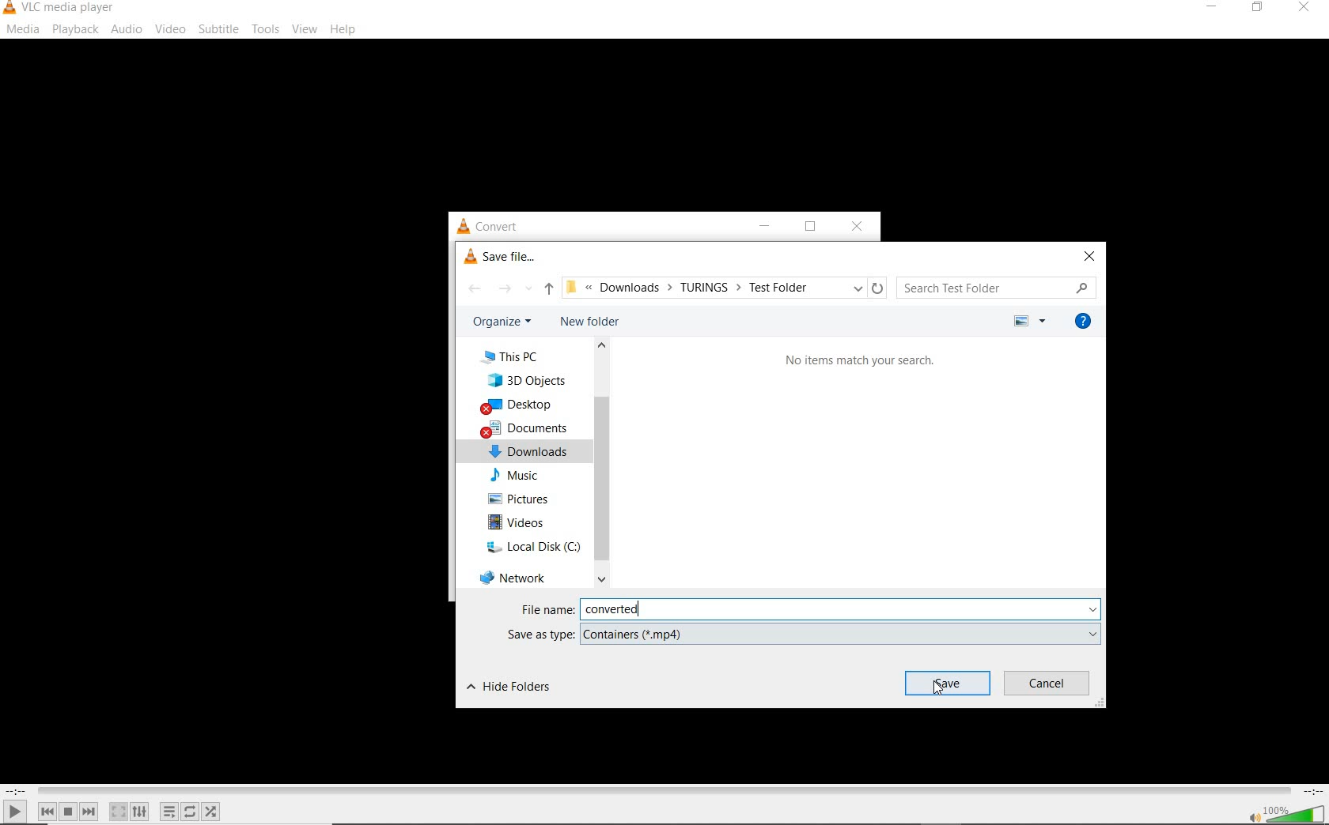 The width and height of the screenshot is (1329, 825). Describe the element at coordinates (858, 287) in the screenshot. I see `previous locations` at that location.